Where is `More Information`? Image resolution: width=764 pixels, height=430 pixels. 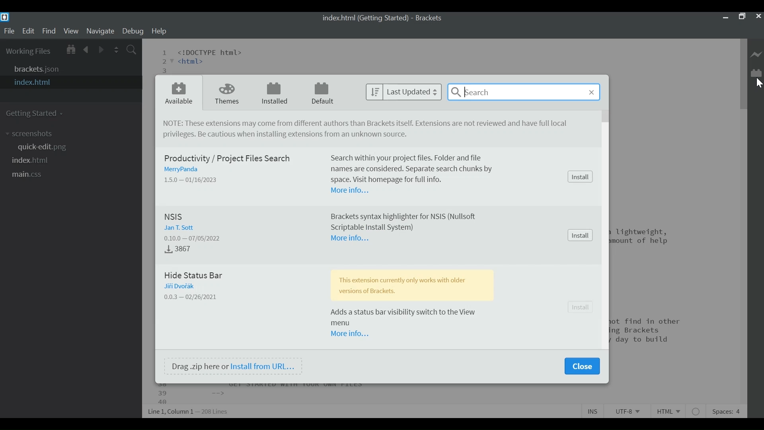 More Information is located at coordinates (350, 238).